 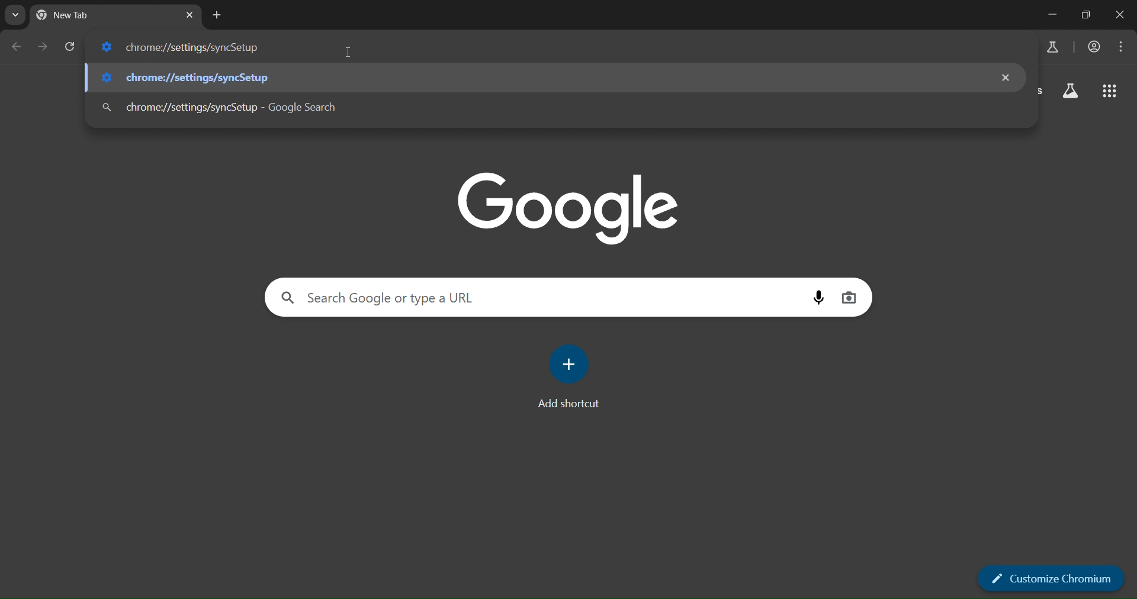 What do you see at coordinates (192, 17) in the screenshot?
I see `close tab` at bounding box center [192, 17].